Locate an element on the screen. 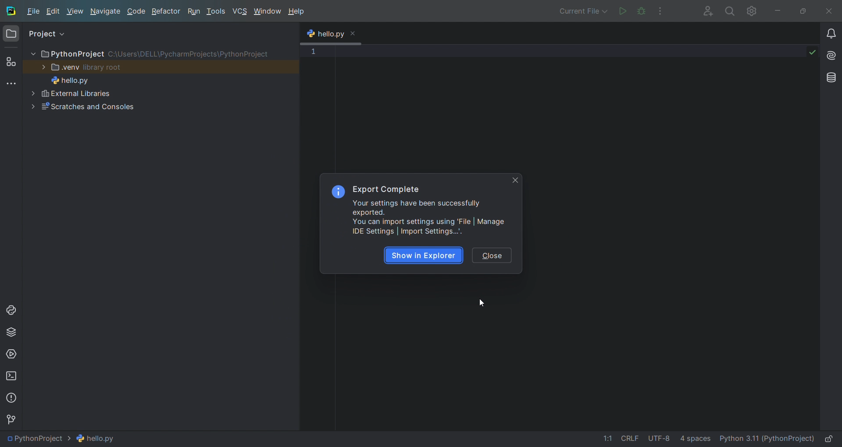 Image resolution: width=842 pixels, height=447 pixels. tools is located at coordinates (217, 12).